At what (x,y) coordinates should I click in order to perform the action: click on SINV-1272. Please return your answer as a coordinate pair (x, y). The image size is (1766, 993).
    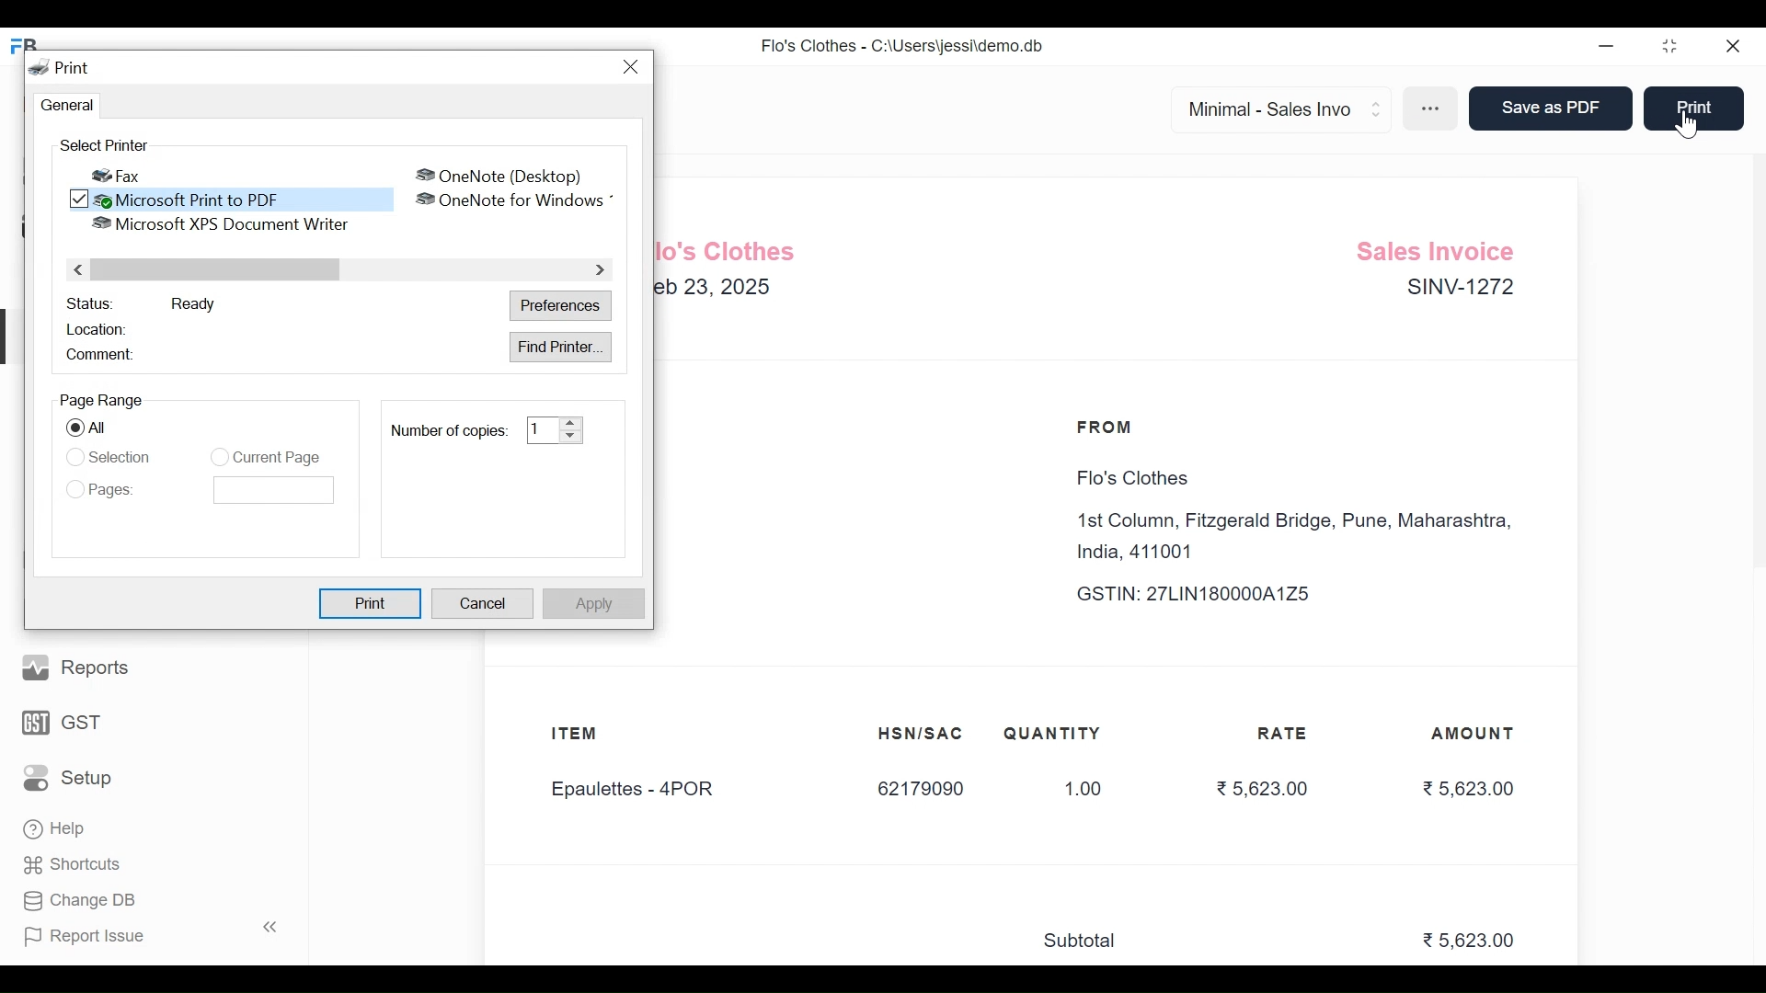
    Looking at the image, I should click on (1458, 291).